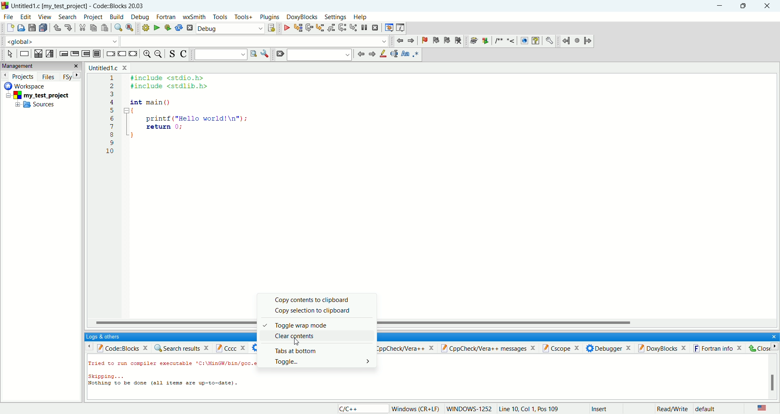 Image resolution: width=780 pixels, height=414 pixels. I want to click on debugging, so click(388, 27).